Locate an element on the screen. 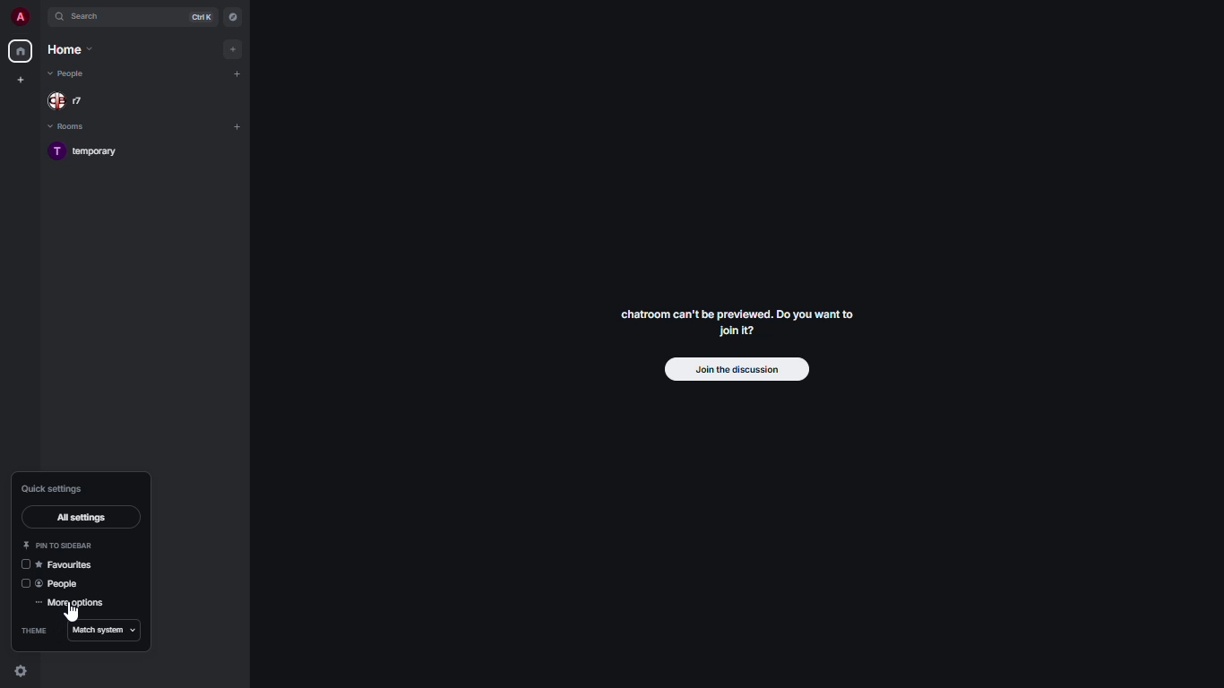 The image size is (1224, 688). ctrl K is located at coordinates (203, 17).